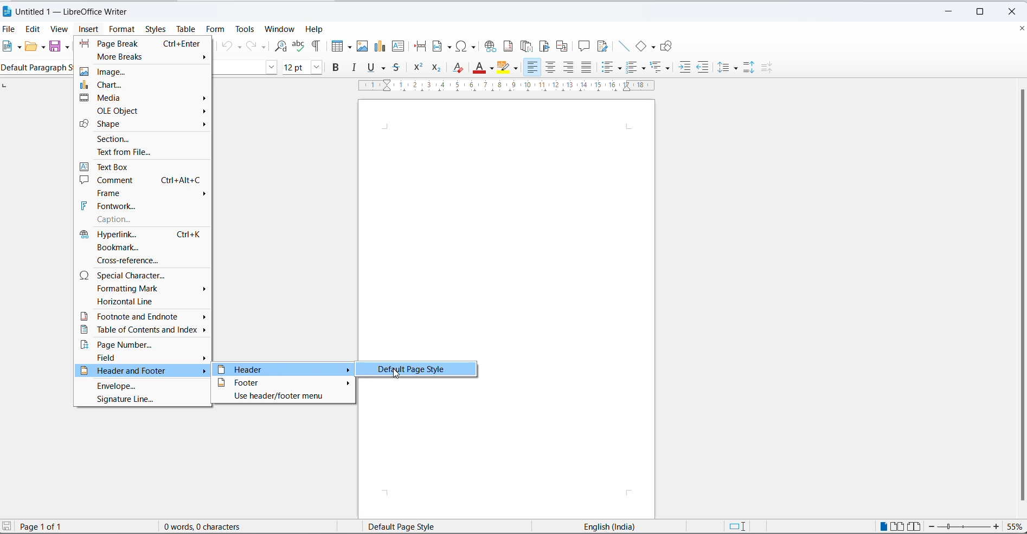  Describe the element at coordinates (526, 47) in the screenshot. I see `insert endnote` at that location.